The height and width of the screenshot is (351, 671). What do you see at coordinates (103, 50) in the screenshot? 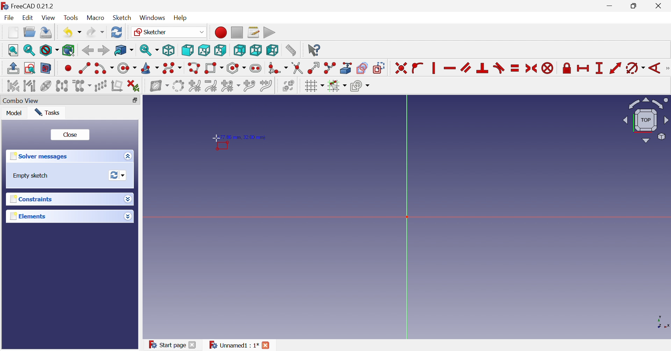
I see `Forward` at bounding box center [103, 50].